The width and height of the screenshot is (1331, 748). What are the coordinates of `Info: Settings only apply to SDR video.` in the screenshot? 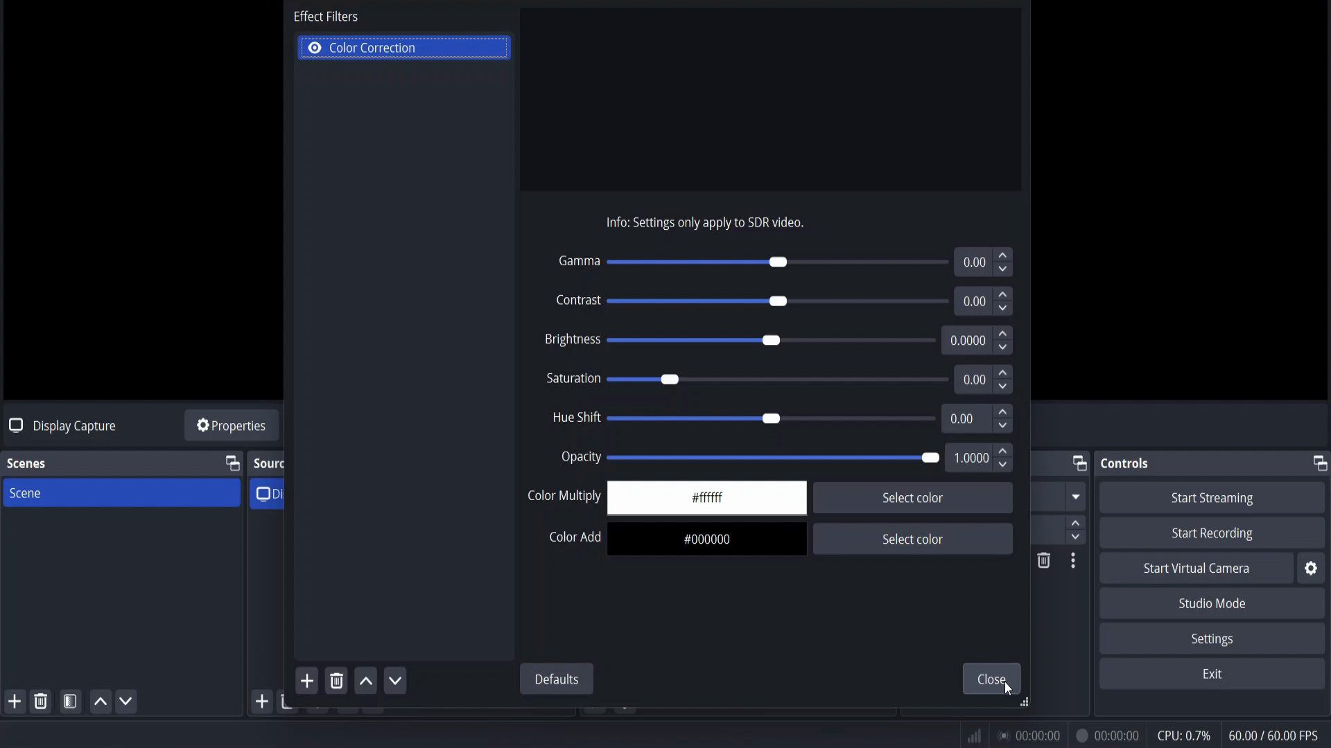 It's located at (705, 220).